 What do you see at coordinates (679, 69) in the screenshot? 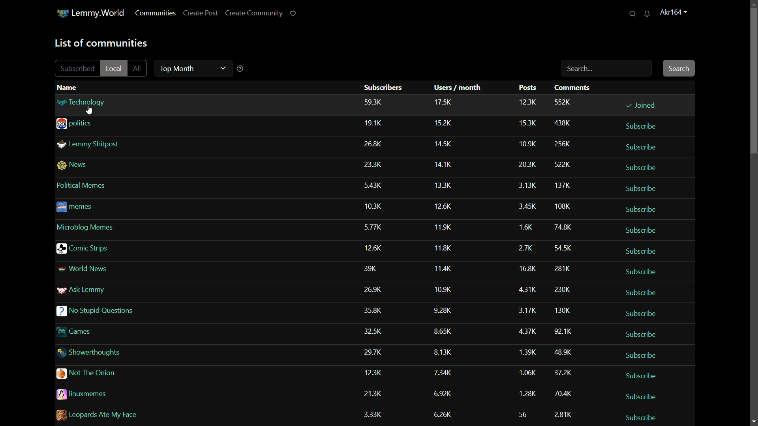
I see `search button` at bounding box center [679, 69].